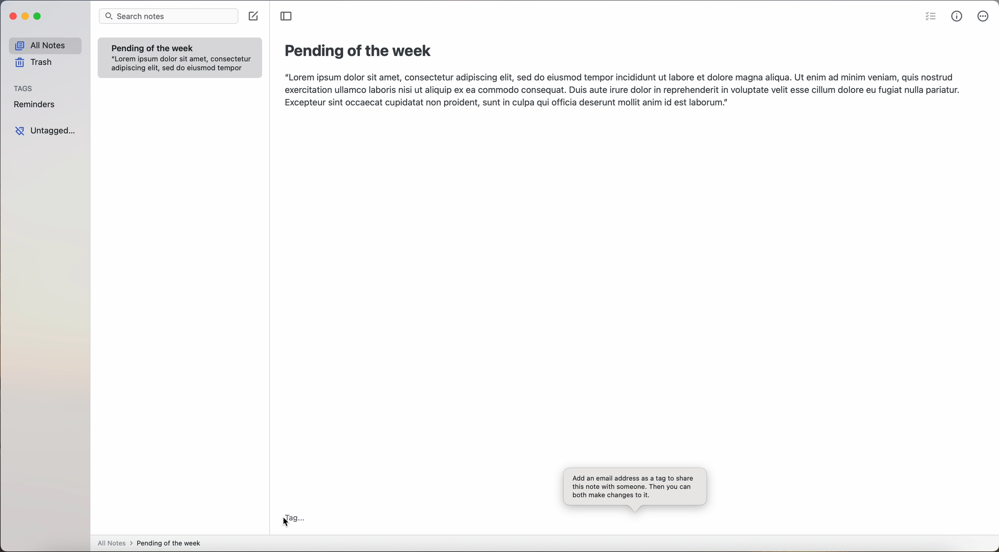  What do you see at coordinates (984, 17) in the screenshot?
I see `click on more options` at bounding box center [984, 17].